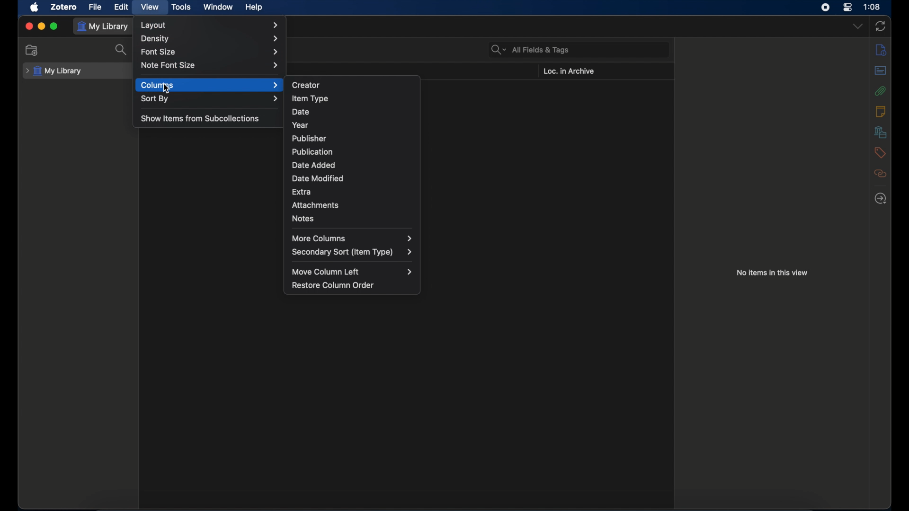  What do you see at coordinates (122, 49) in the screenshot?
I see `search` at bounding box center [122, 49].